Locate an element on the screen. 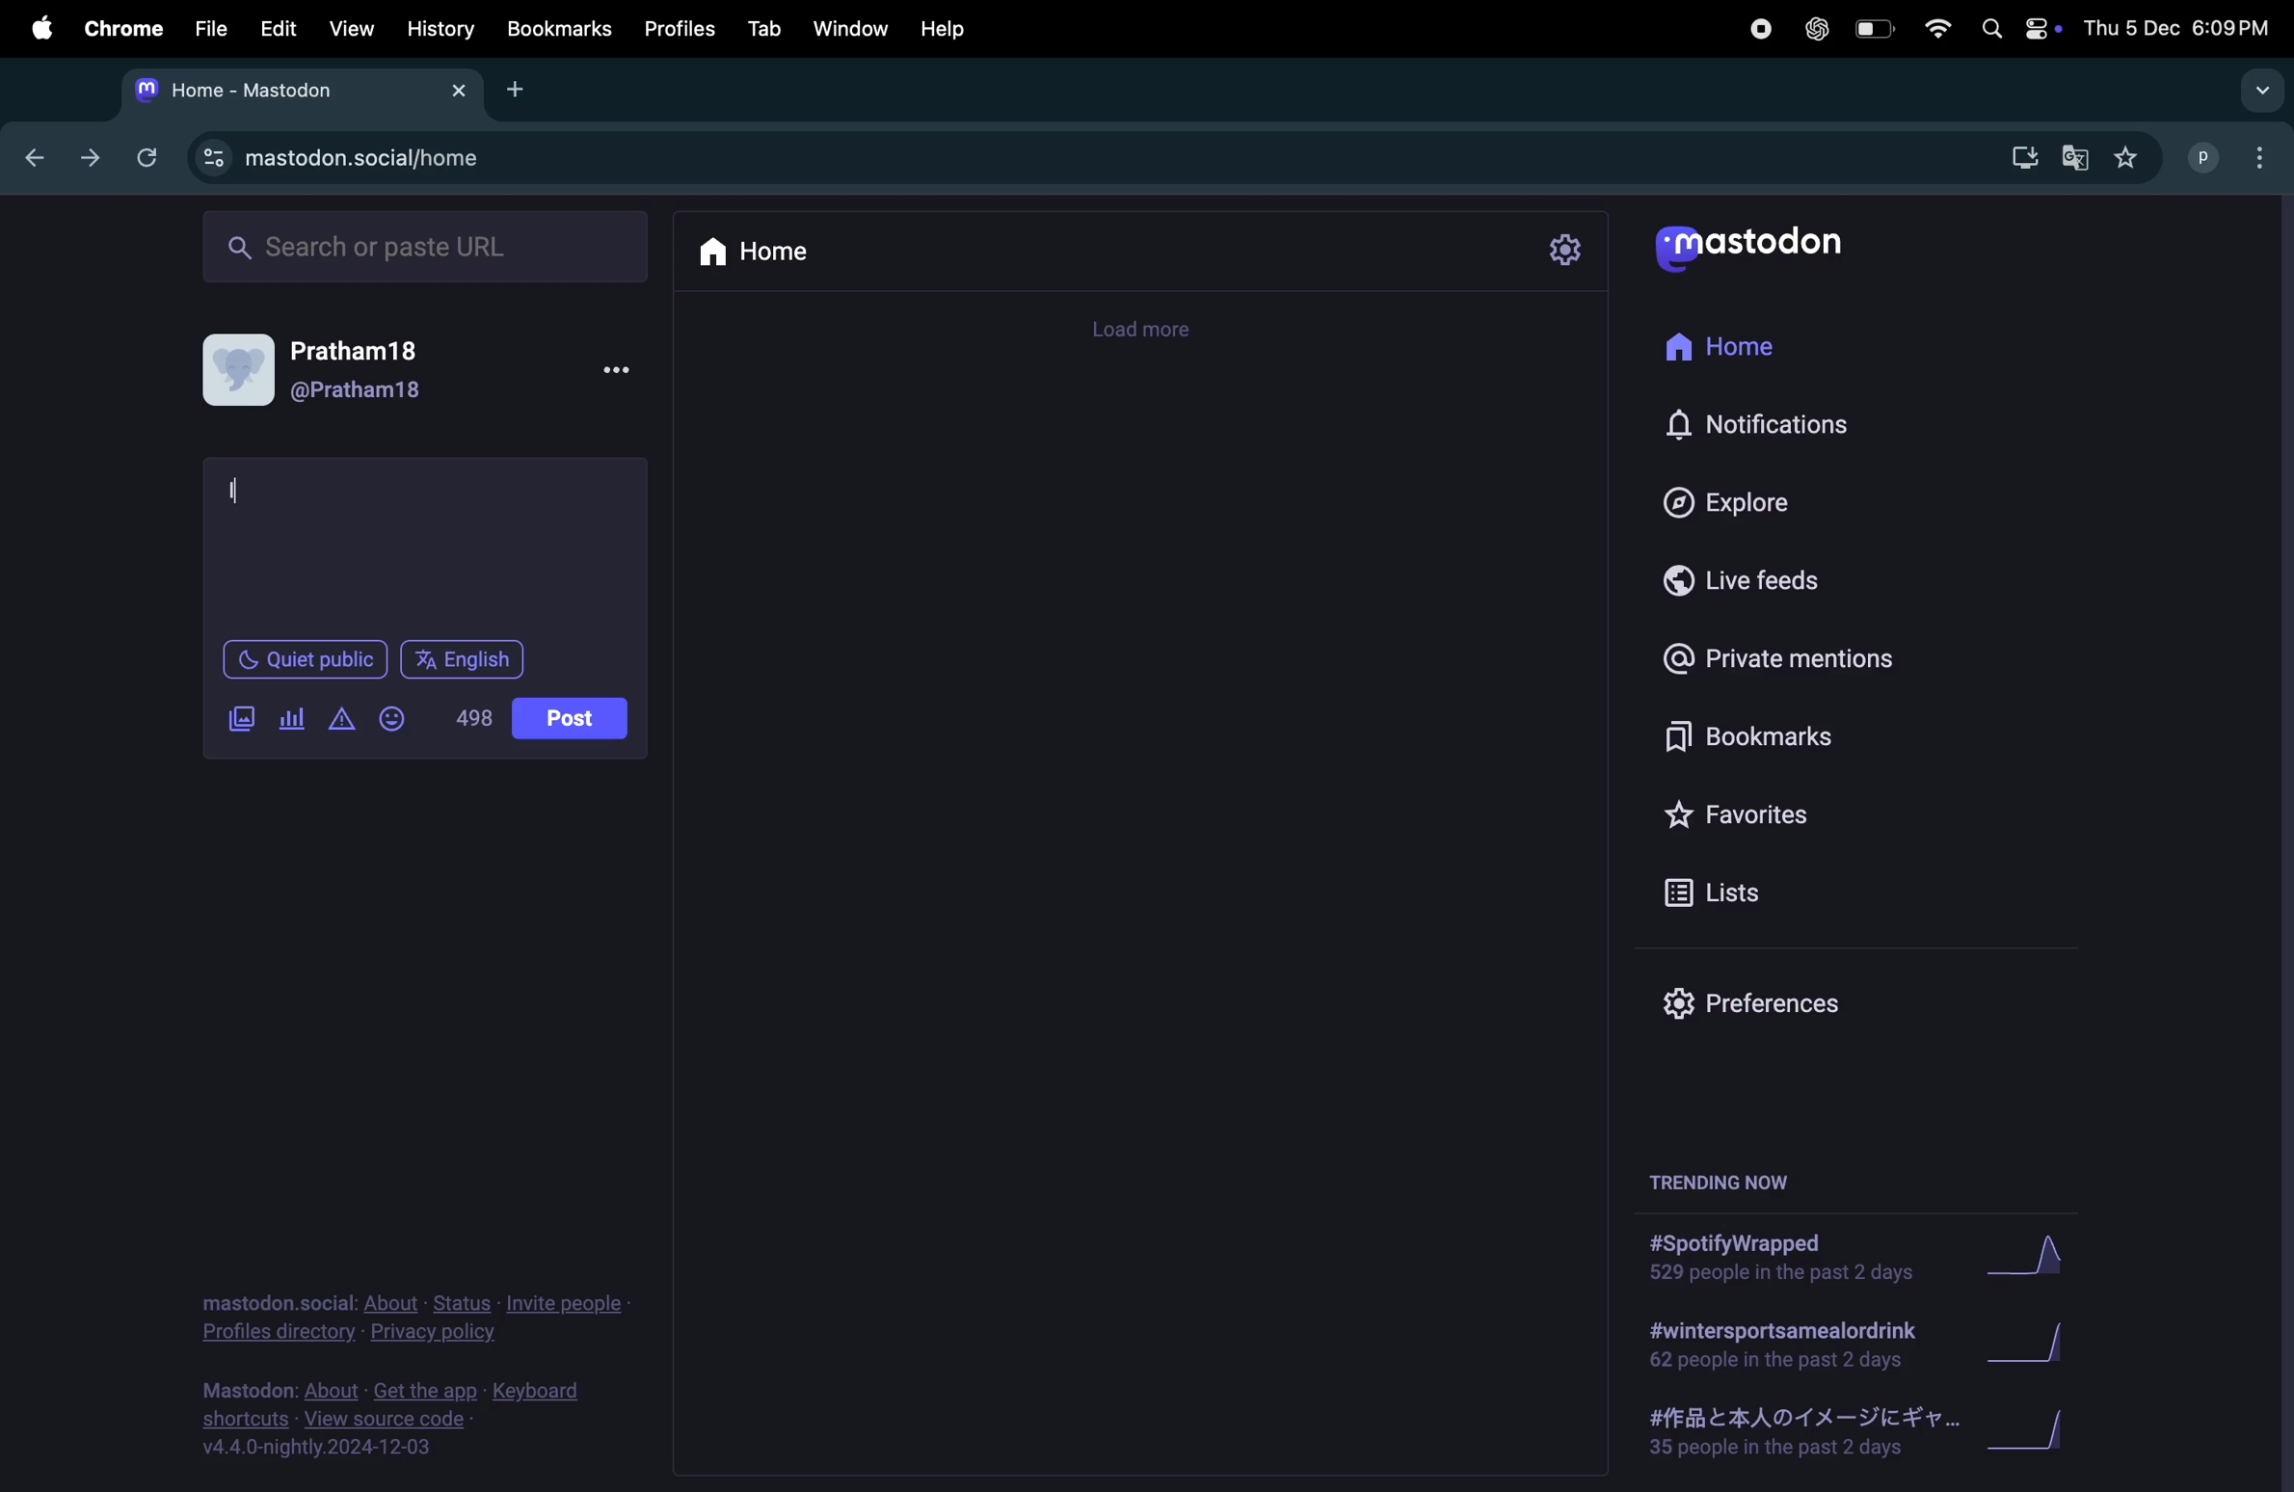  graph is located at coordinates (2028, 1263).